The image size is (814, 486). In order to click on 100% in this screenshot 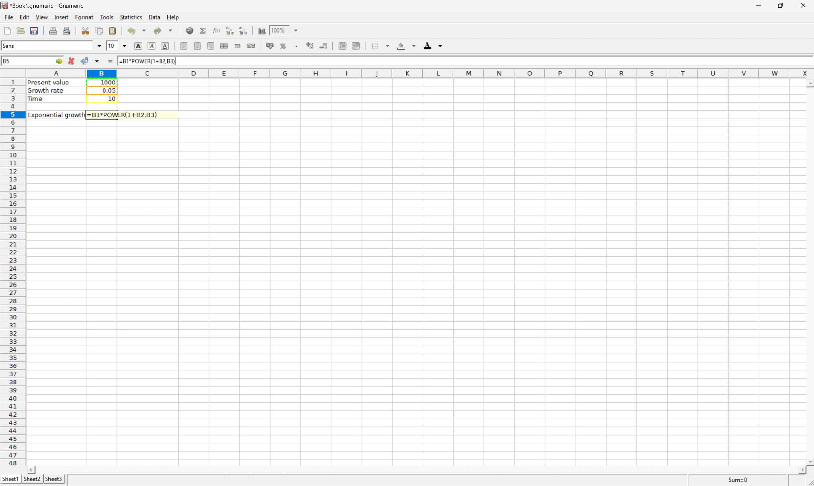, I will do `click(279, 30)`.